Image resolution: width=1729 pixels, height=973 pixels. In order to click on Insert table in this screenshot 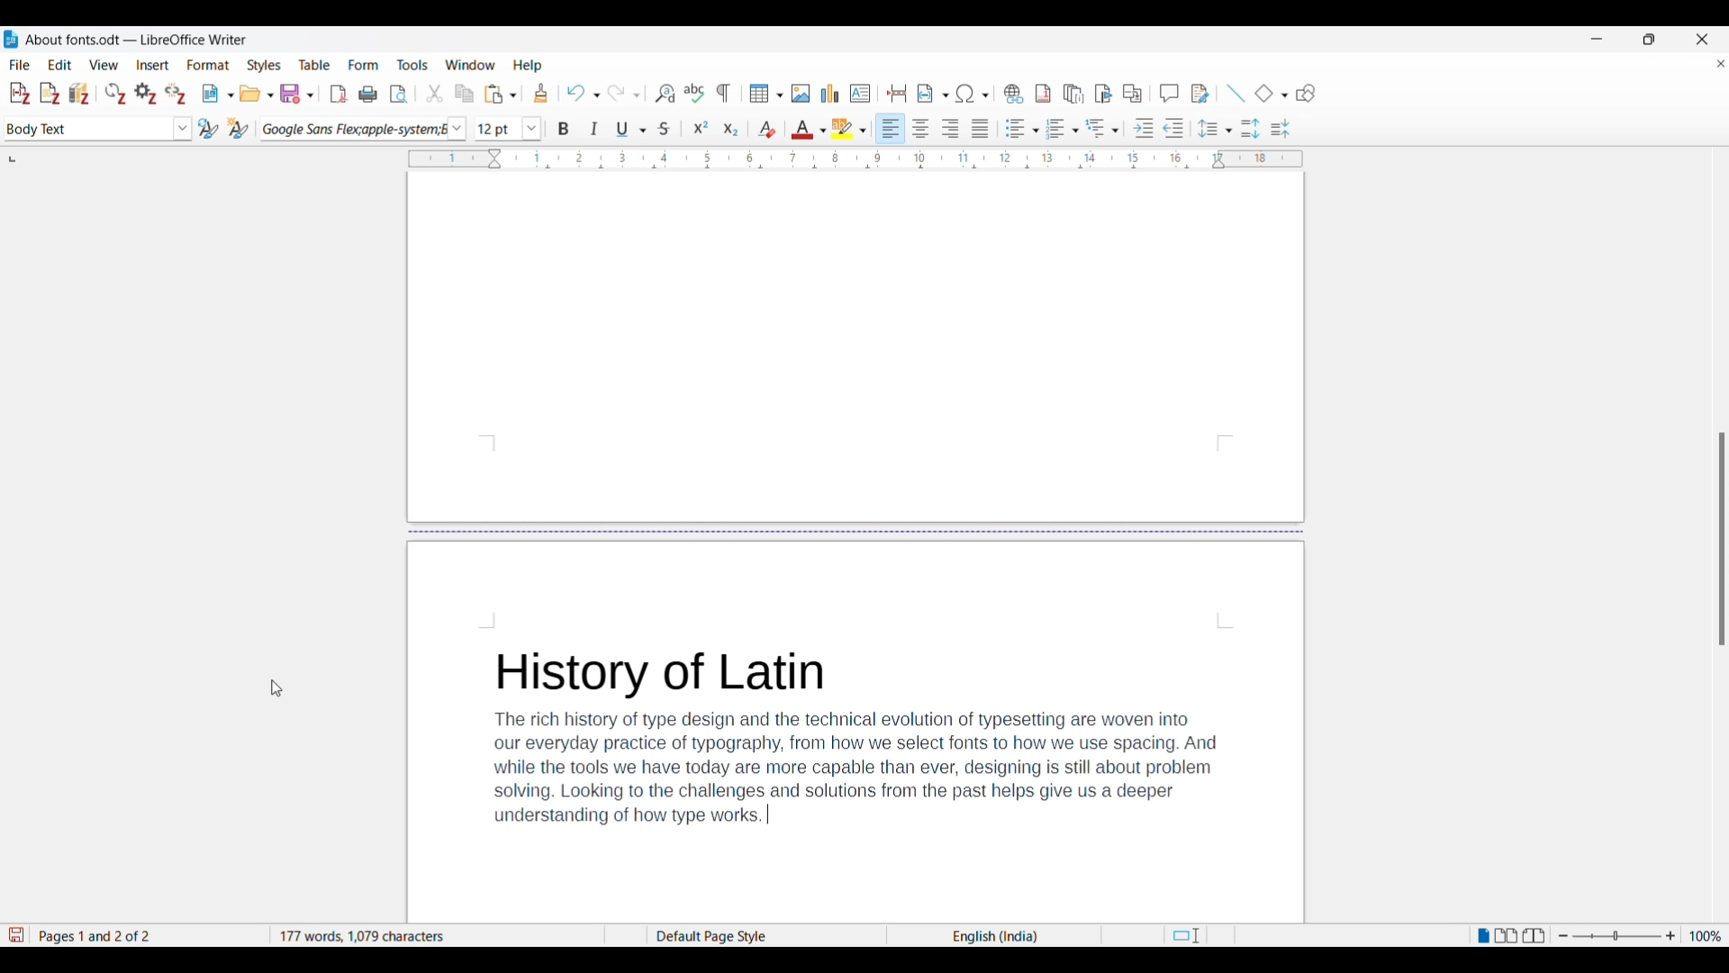, I will do `click(766, 94)`.